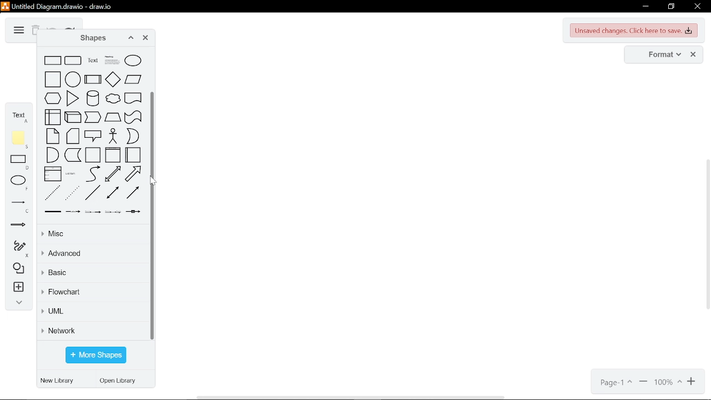 The image size is (711, 400). What do you see at coordinates (634, 31) in the screenshot?
I see `unsaved changes. Click here to save` at bounding box center [634, 31].